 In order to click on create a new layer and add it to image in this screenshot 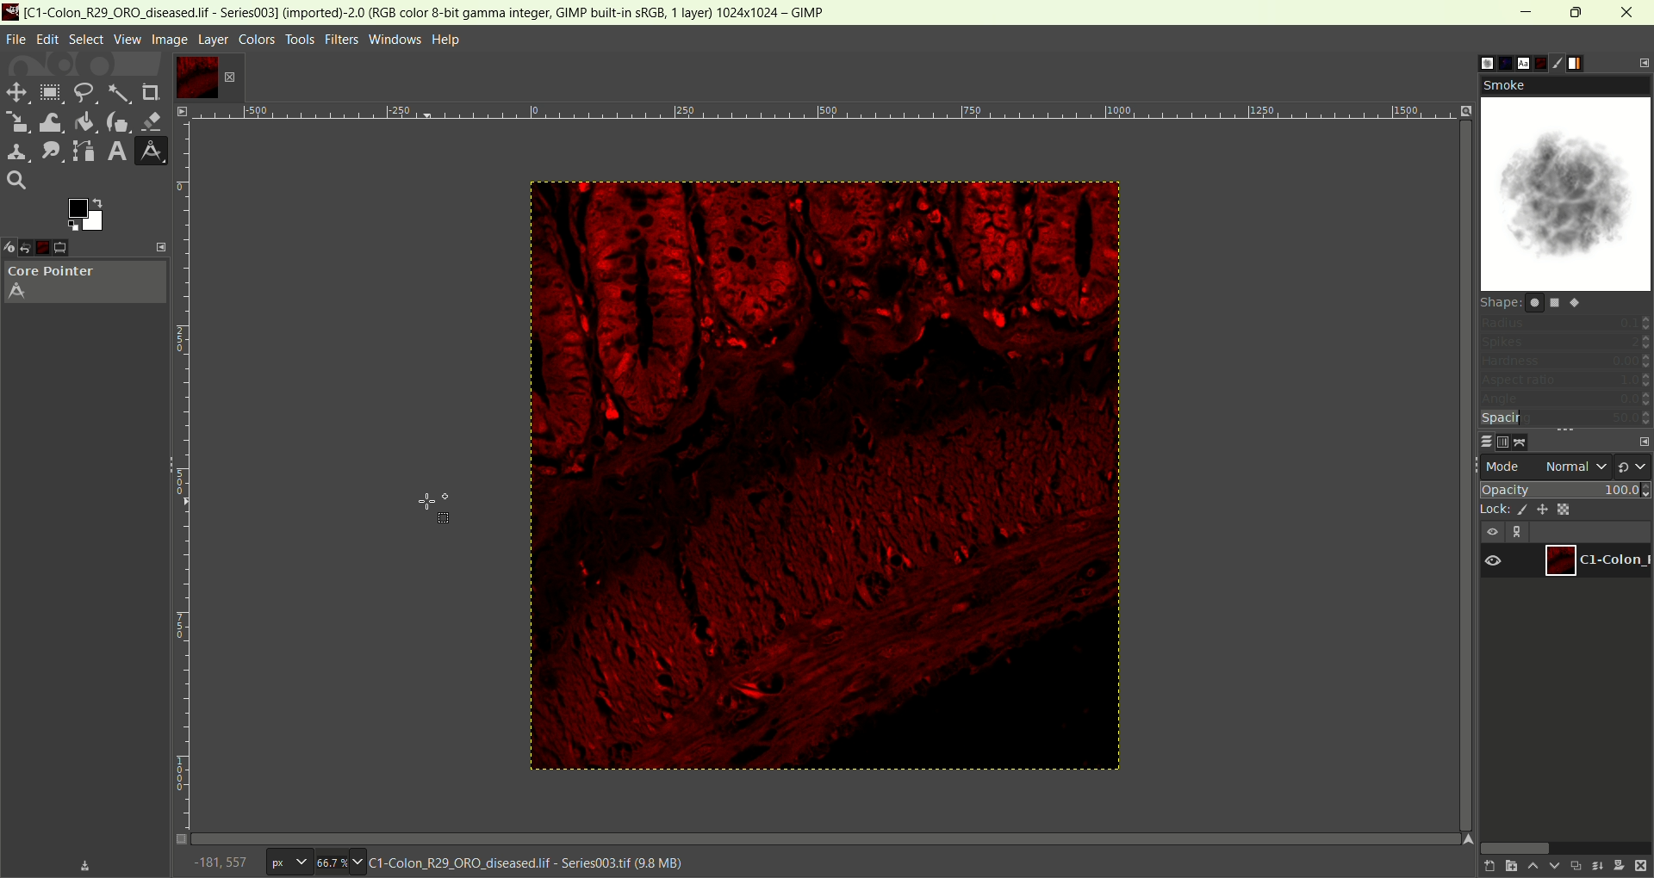, I will do `click(1507, 867)`.